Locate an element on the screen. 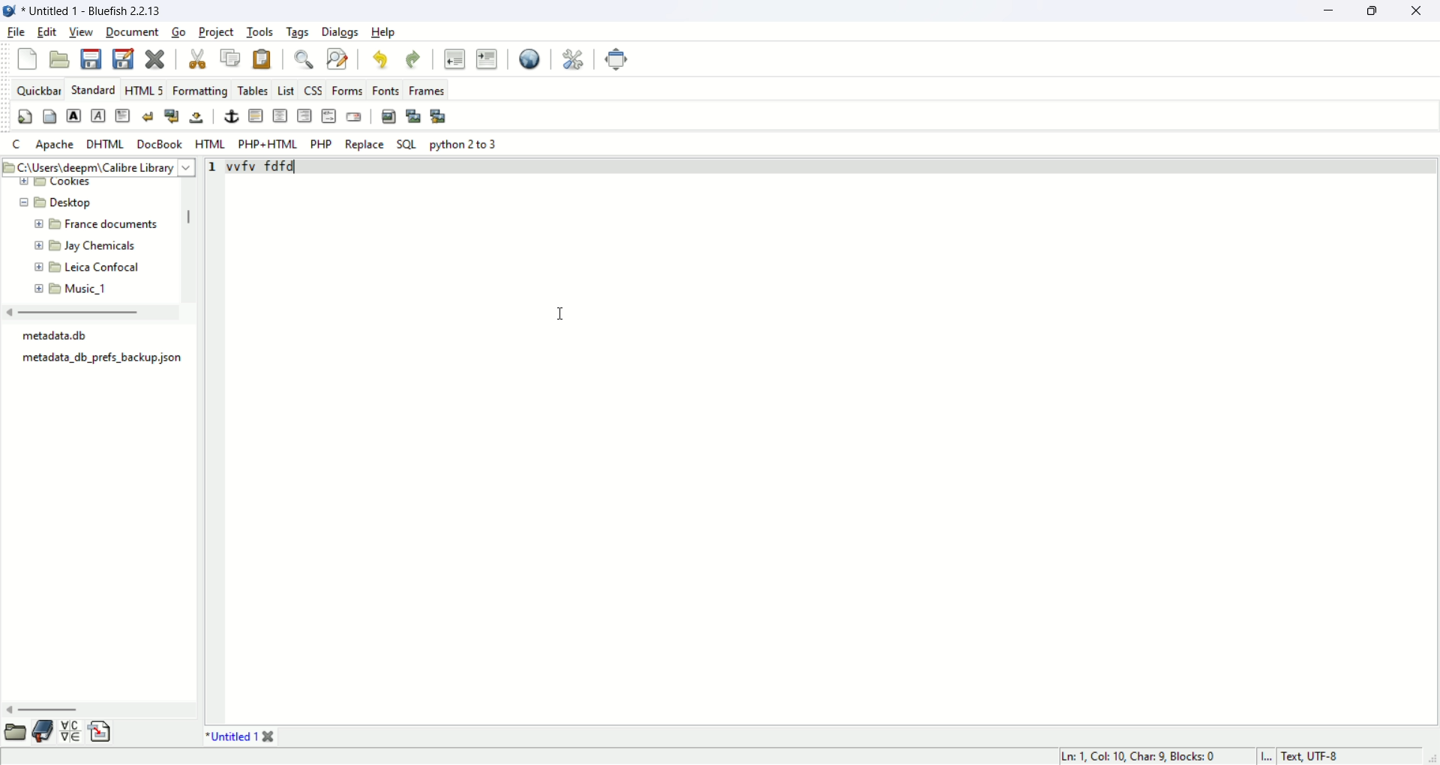  formatting is located at coordinates (200, 88).